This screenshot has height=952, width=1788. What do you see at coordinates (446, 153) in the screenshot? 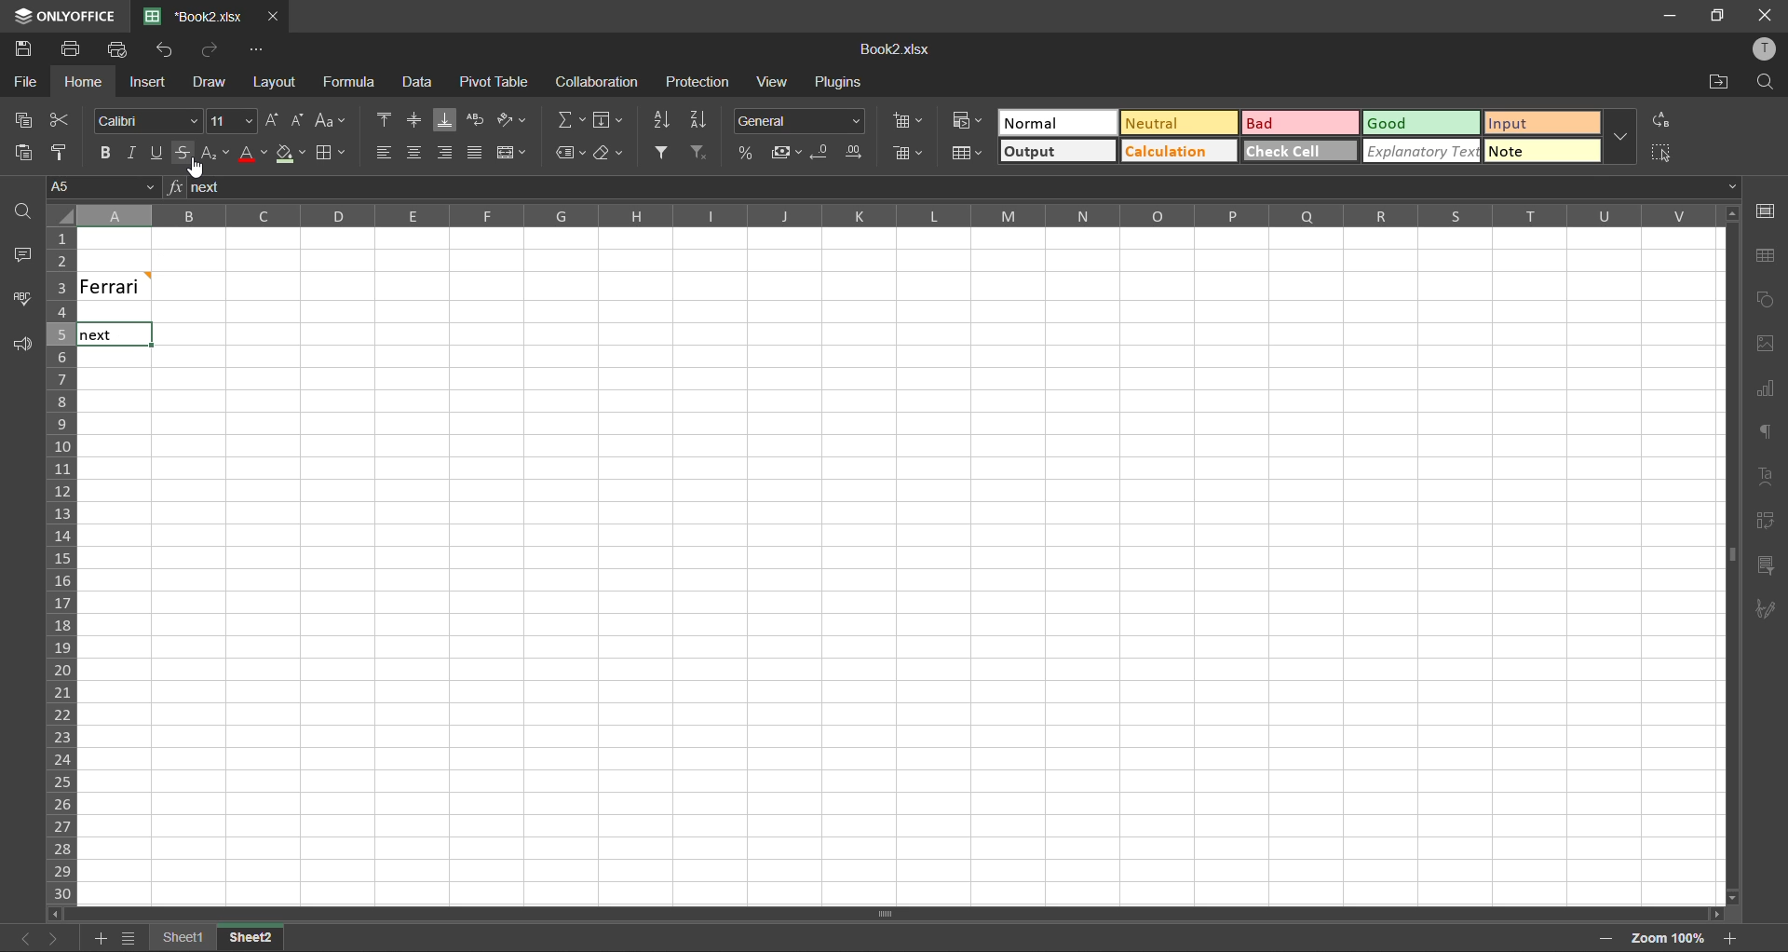
I see `align right` at bounding box center [446, 153].